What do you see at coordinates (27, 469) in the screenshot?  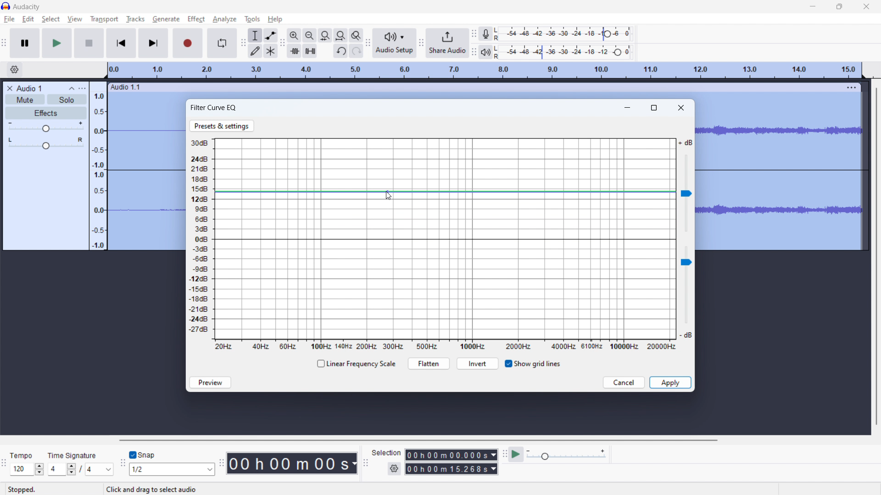 I see `120 (select tempo )` at bounding box center [27, 469].